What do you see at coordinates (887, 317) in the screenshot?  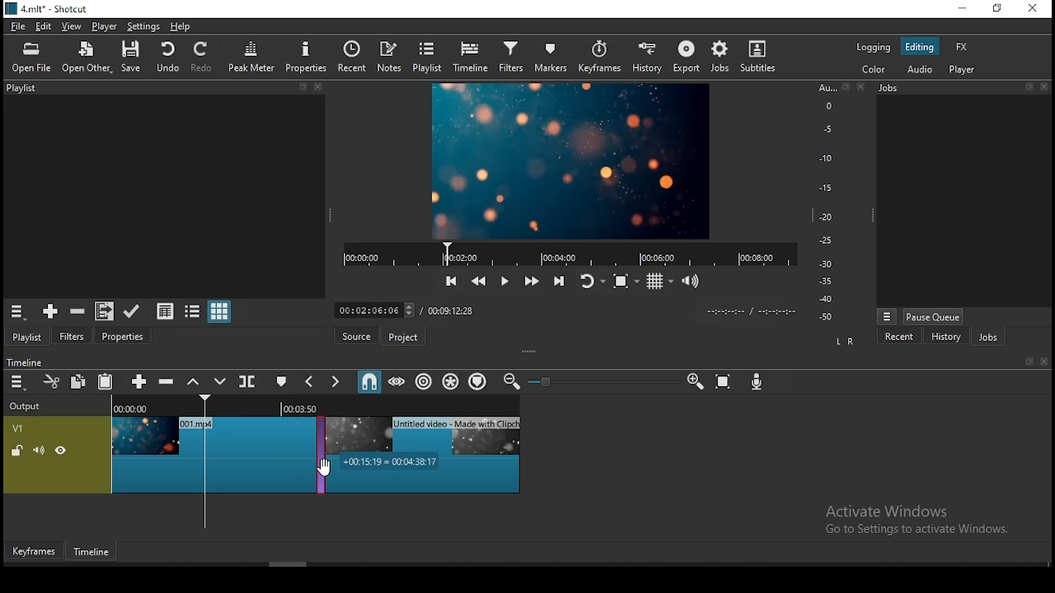 I see `jobs menu` at bounding box center [887, 317].